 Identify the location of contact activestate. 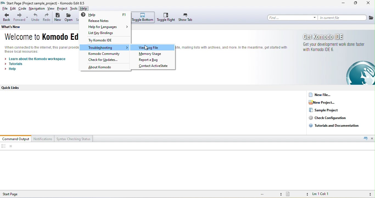
(154, 66).